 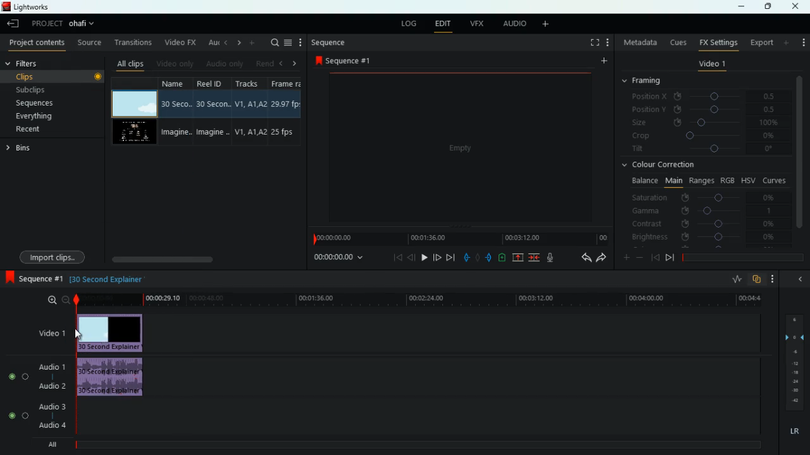 What do you see at coordinates (49, 444) in the screenshot?
I see `all` at bounding box center [49, 444].